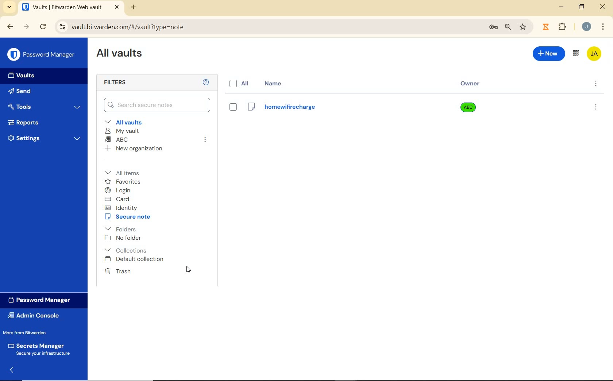 The width and height of the screenshot is (613, 381). What do you see at coordinates (586, 26) in the screenshot?
I see `Account` at bounding box center [586, 26].